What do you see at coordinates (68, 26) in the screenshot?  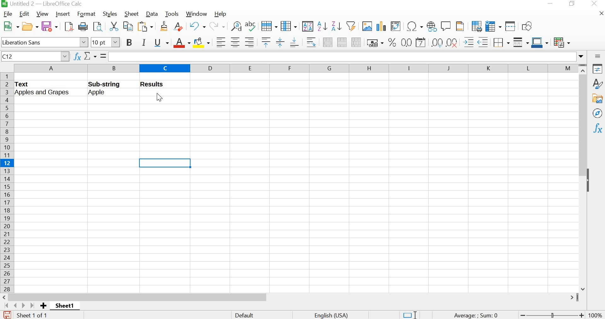 I see `save as pdf` at bounding box center [68, 26].